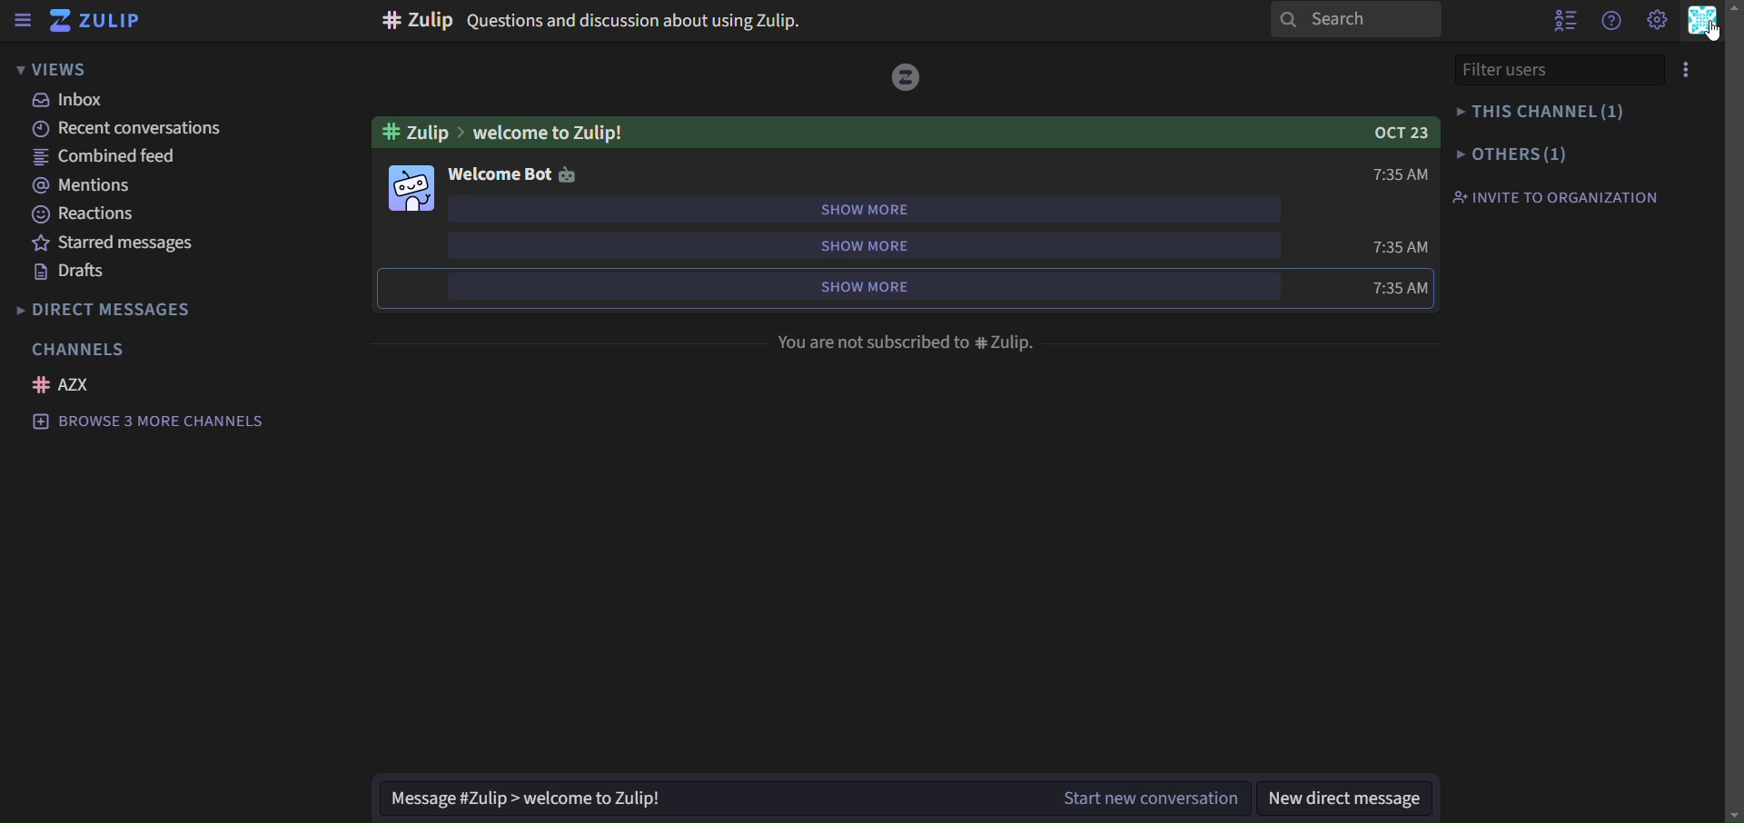 This screenshot has width=1744, height=823. I want to click on AZX, so click(64, 384).